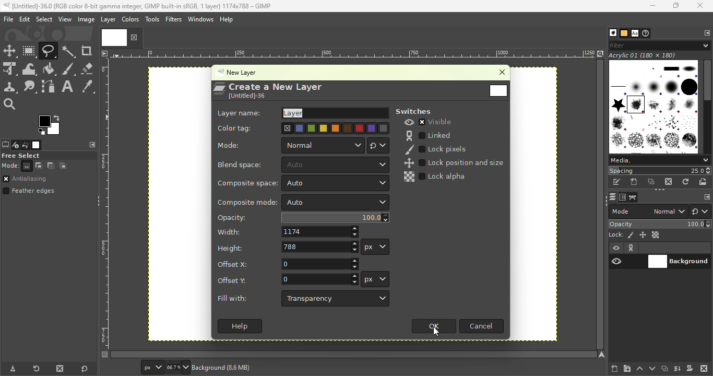  Describe the element at coordinates (88, 68) in the screenshot. I see `Eraser tool` at that location.